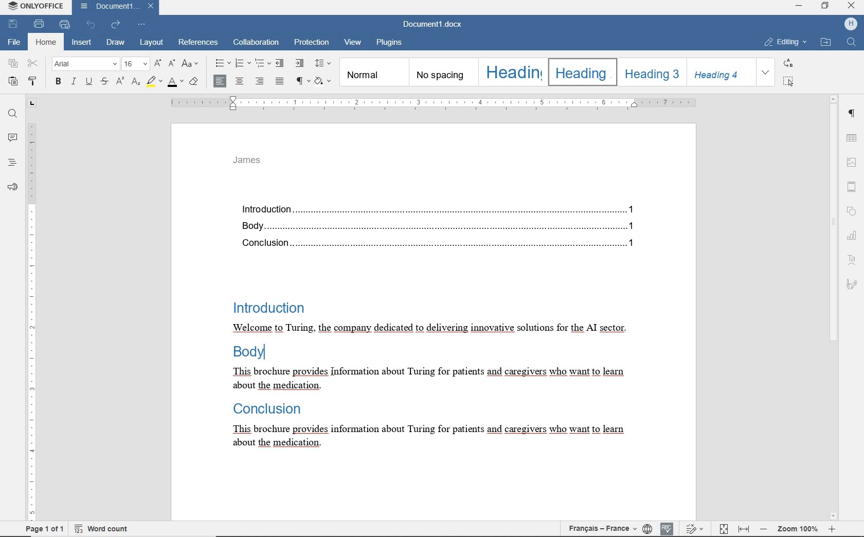 Image resolution: width=864 pixels, height=537 pixels. What do you see at coordinates (825, 43) in the screenshot?
I see `OPEN FILE LOCATION` at bounding box center [825, 43].